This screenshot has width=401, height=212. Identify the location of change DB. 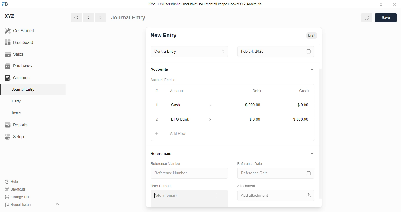
(17, 197).